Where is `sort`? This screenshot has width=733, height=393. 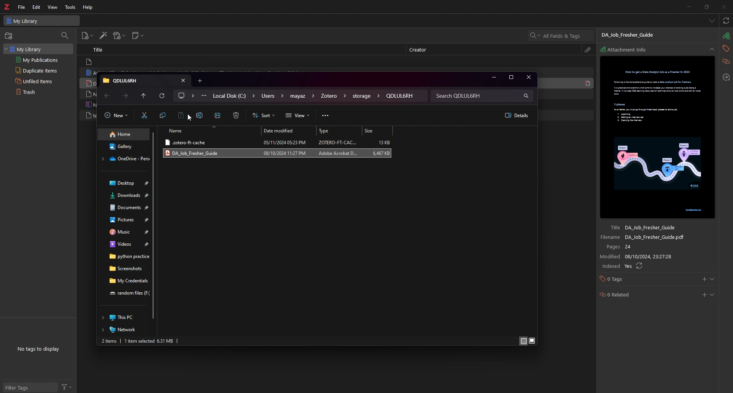
sort is located at coordinates (265, 116).